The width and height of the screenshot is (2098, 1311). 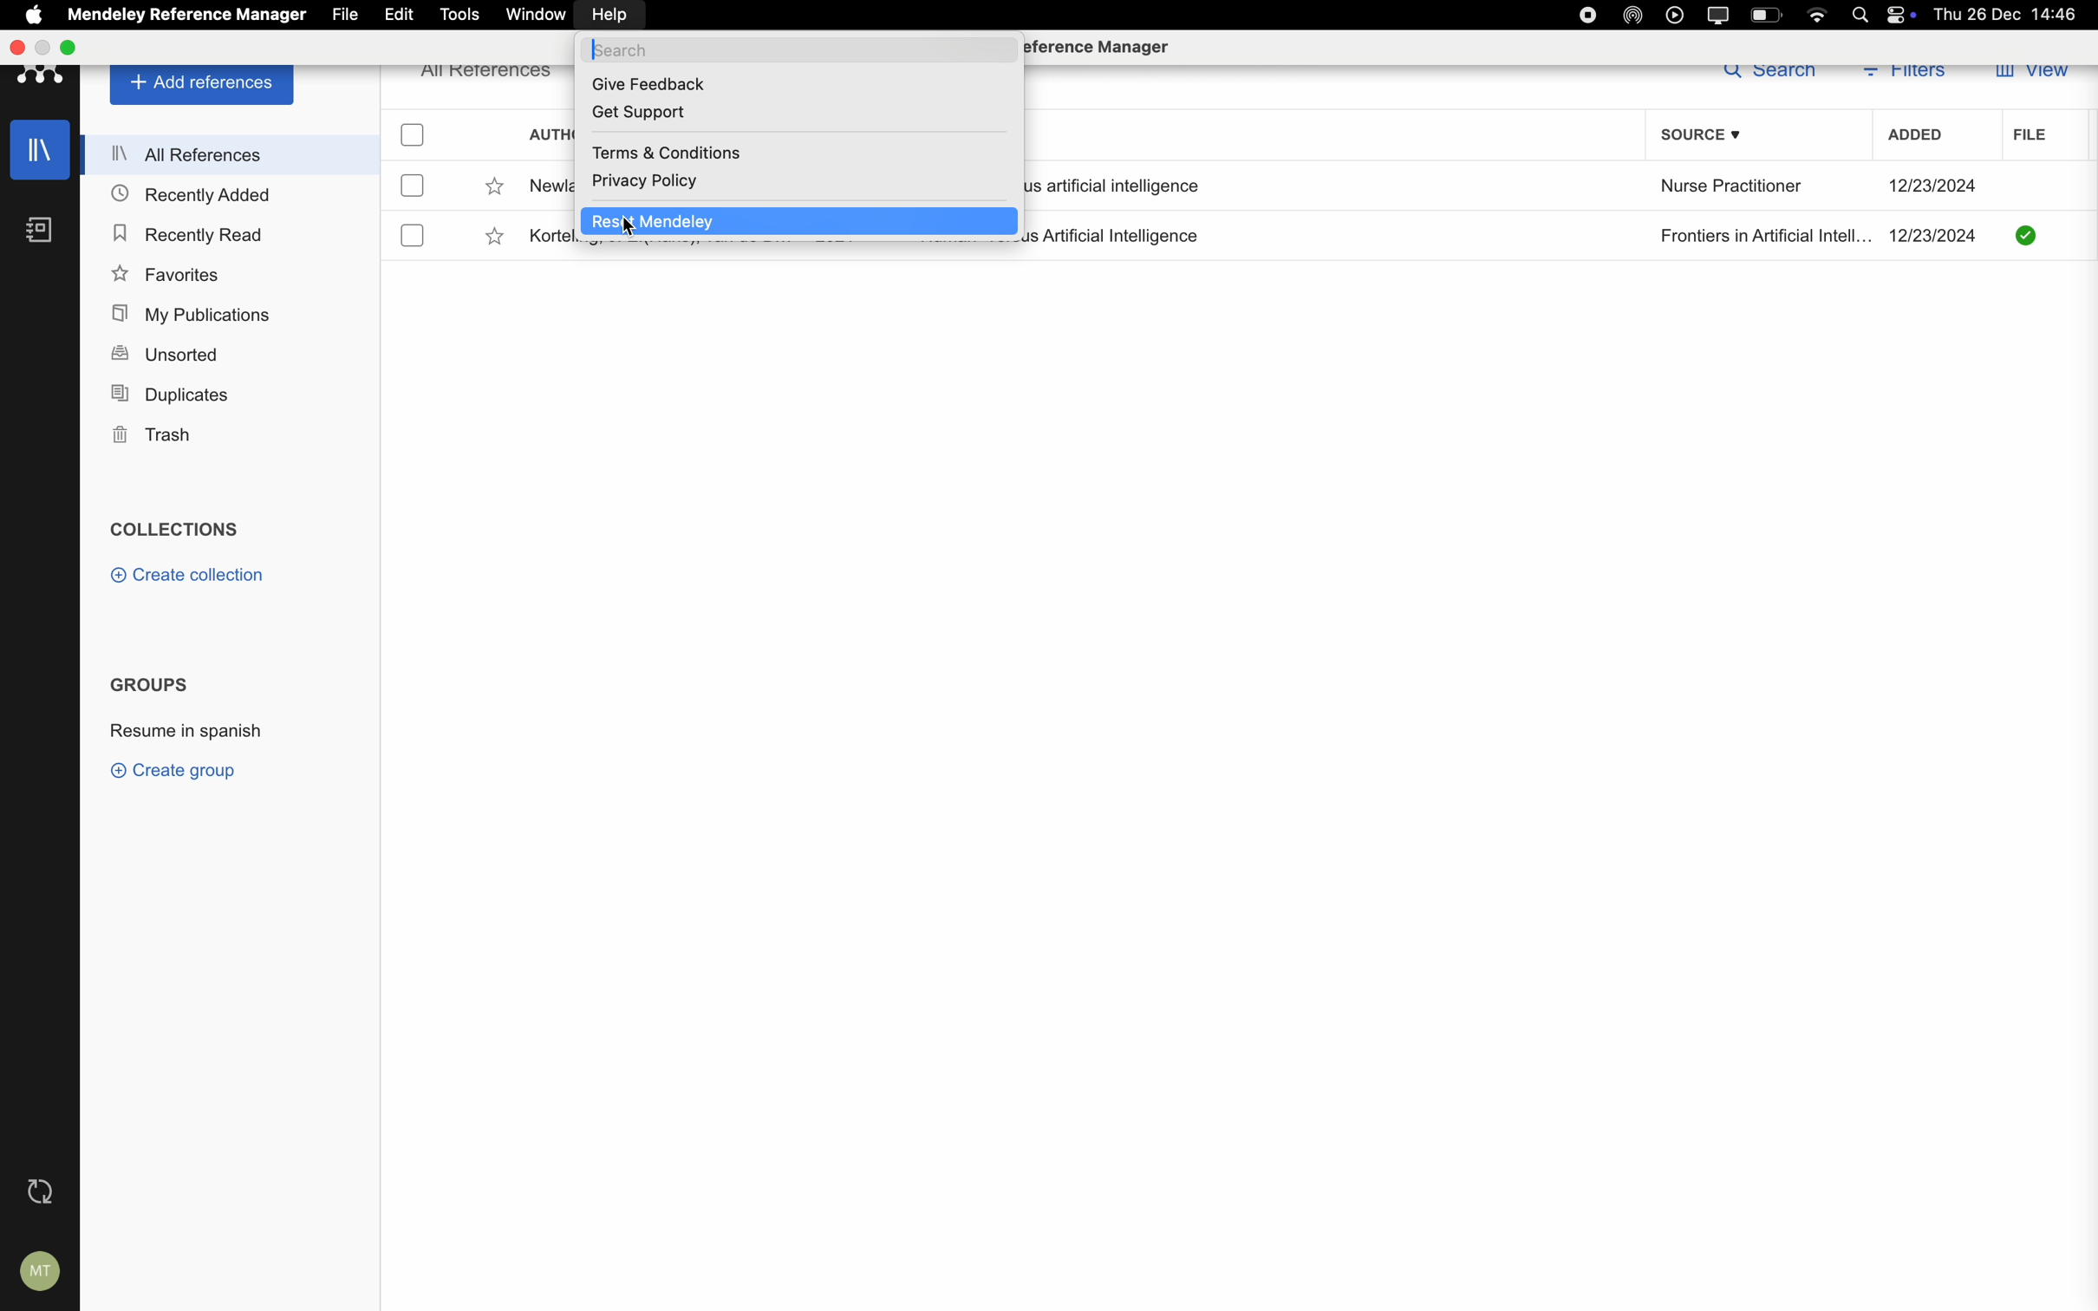 What do you see at coordinates (40, 77) in the screenshot?
I see `Mendeley logo` at bounding box center [40, 77].